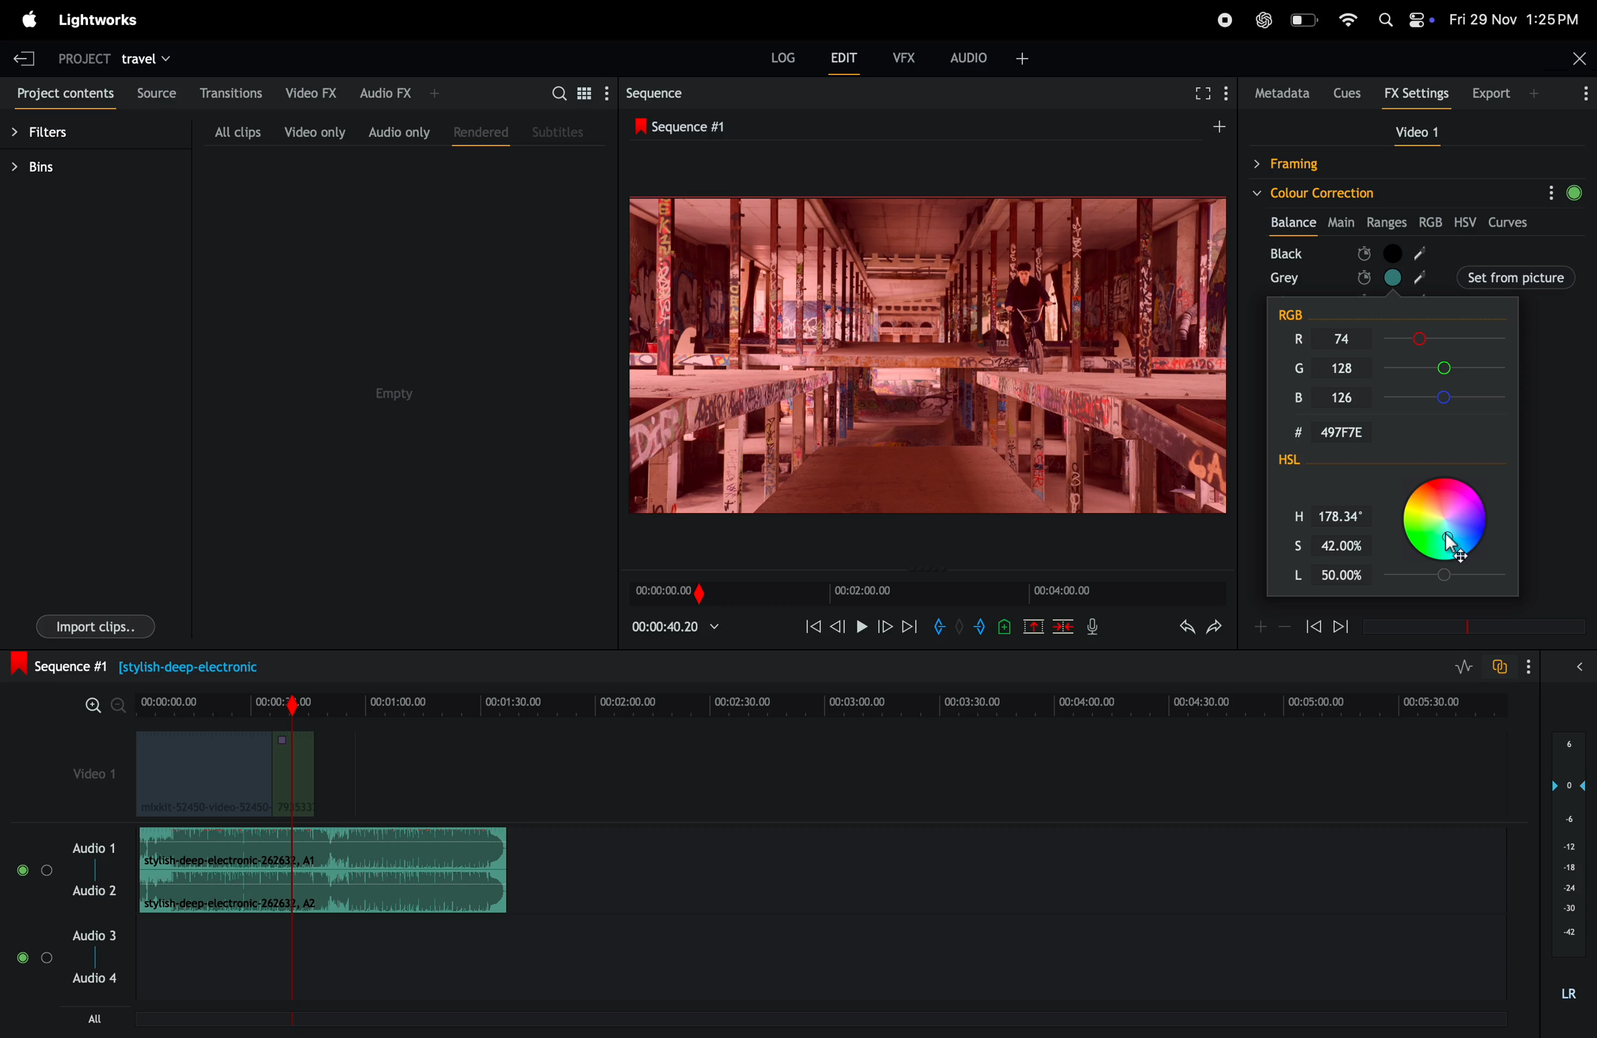 The height and width of the screenshot is (1038, 1597). What do you see at coordinates (828, 699) in the screenshot?
I see `time frame` at bounding box center [828, 699].